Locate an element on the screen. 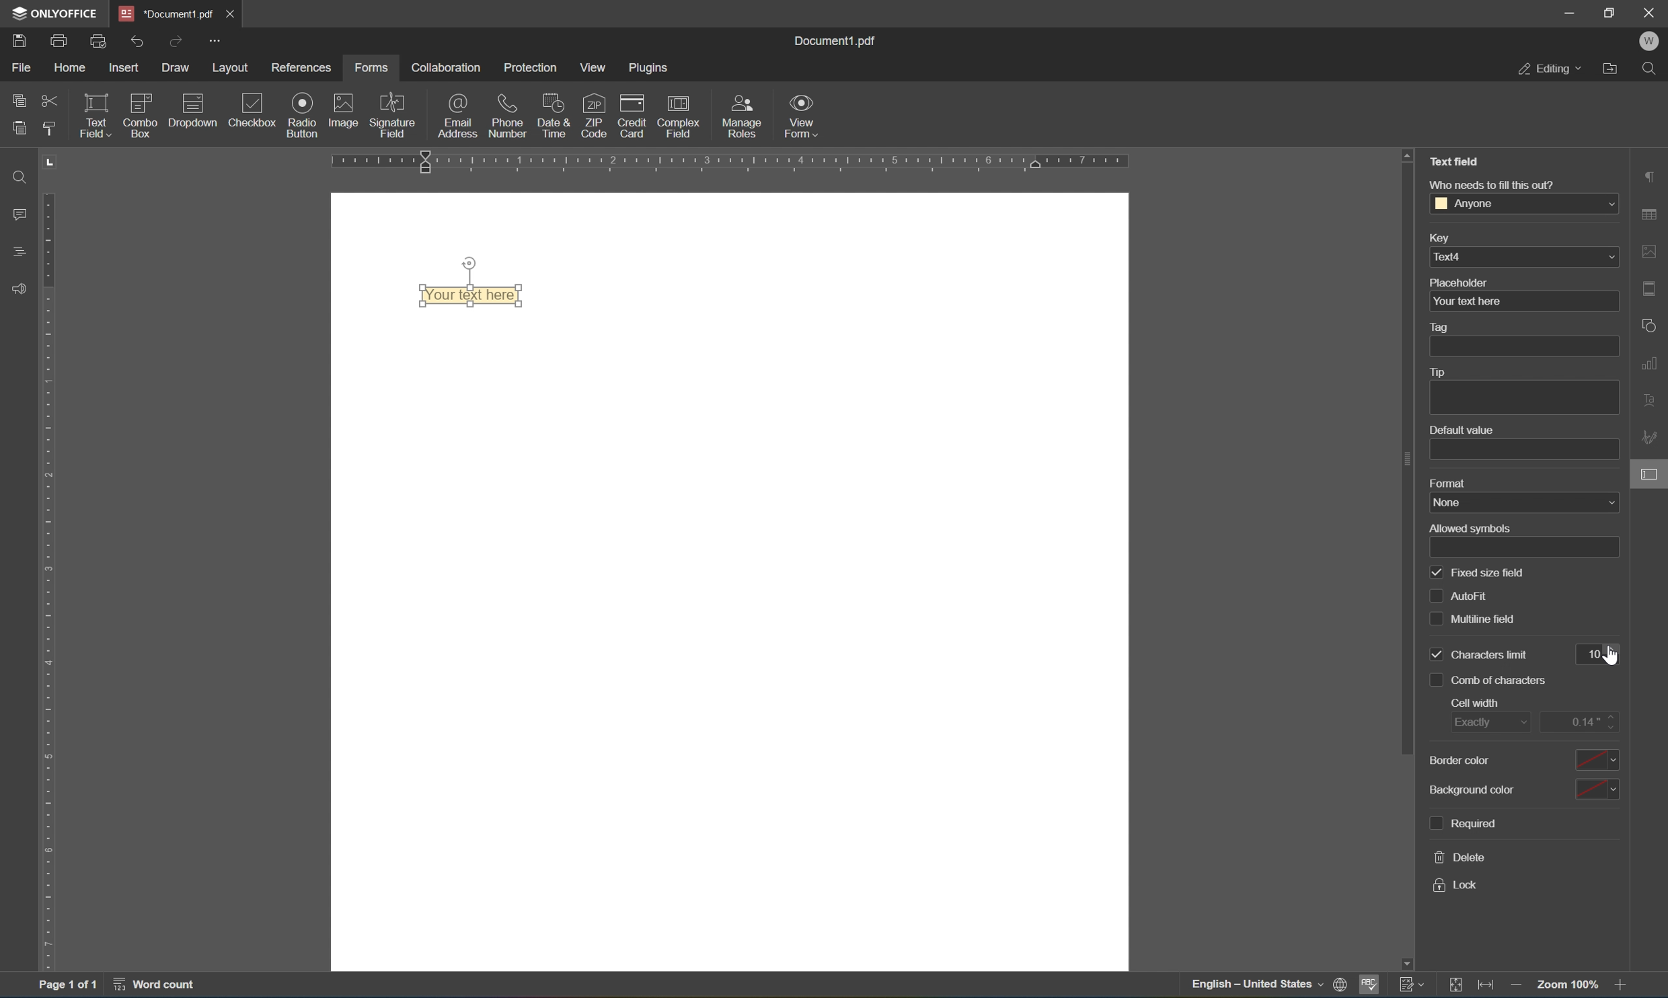 This screenshot has height=998, width=1668. text field is located at coordinates (93, 115).